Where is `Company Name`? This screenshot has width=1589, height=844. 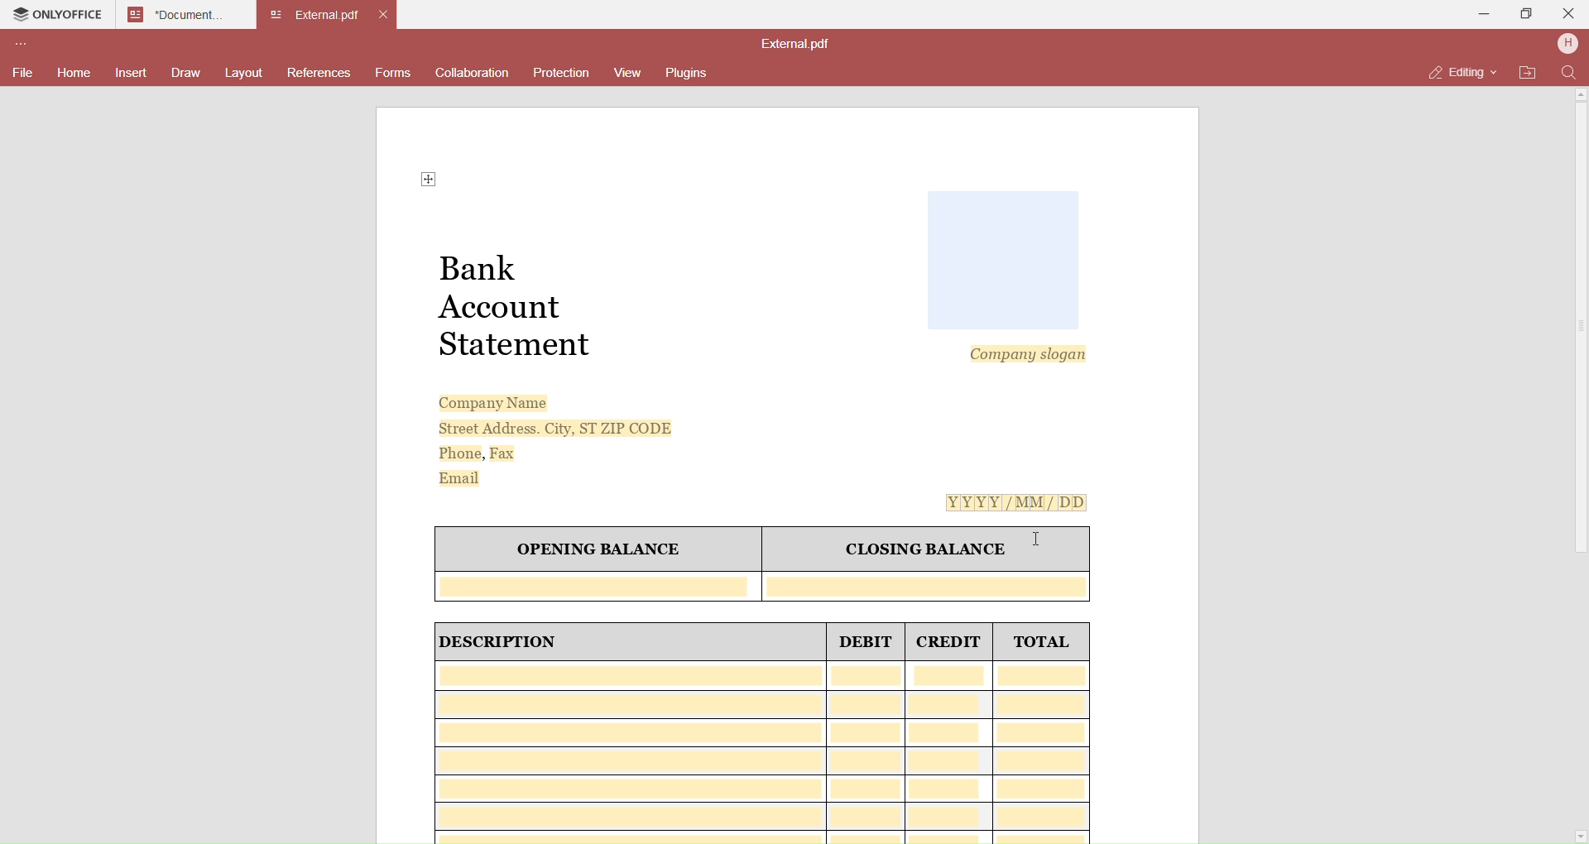
Company Name is located at coordinates (487, 402).